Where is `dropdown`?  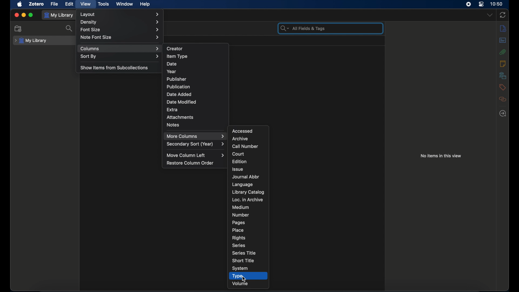
dropdown is located at coordinates (490, 15).